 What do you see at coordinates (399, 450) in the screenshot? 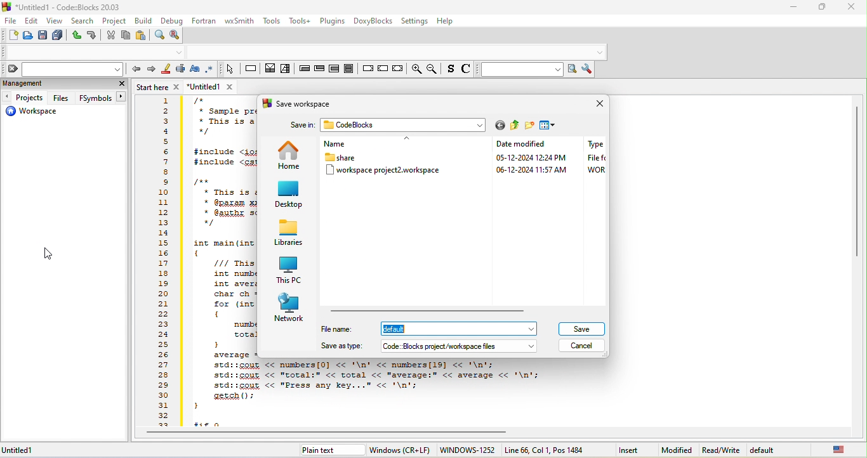
I see `windows` at bounding box center [399, 450].